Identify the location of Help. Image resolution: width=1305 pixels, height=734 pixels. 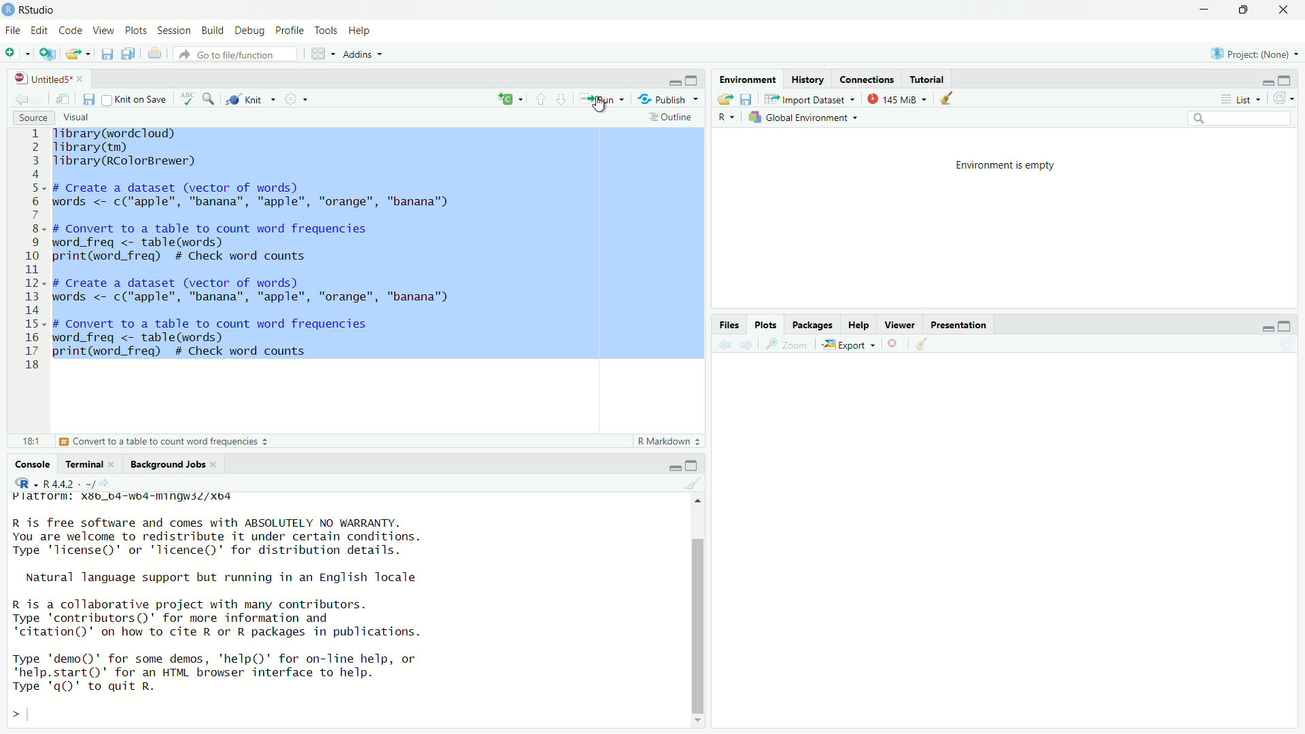
(362, 31).